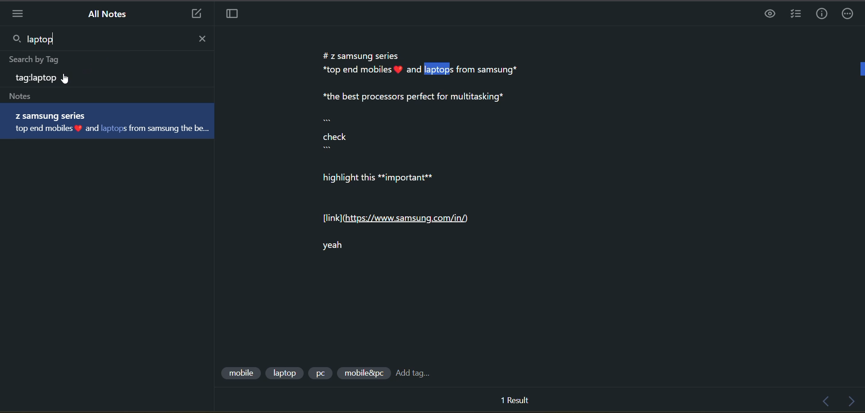 Image resolution: width=865 pixels, height=413 pixels. Describe the element at coordinates (66, 81) in the screenshot. I see `cursor` at that location.